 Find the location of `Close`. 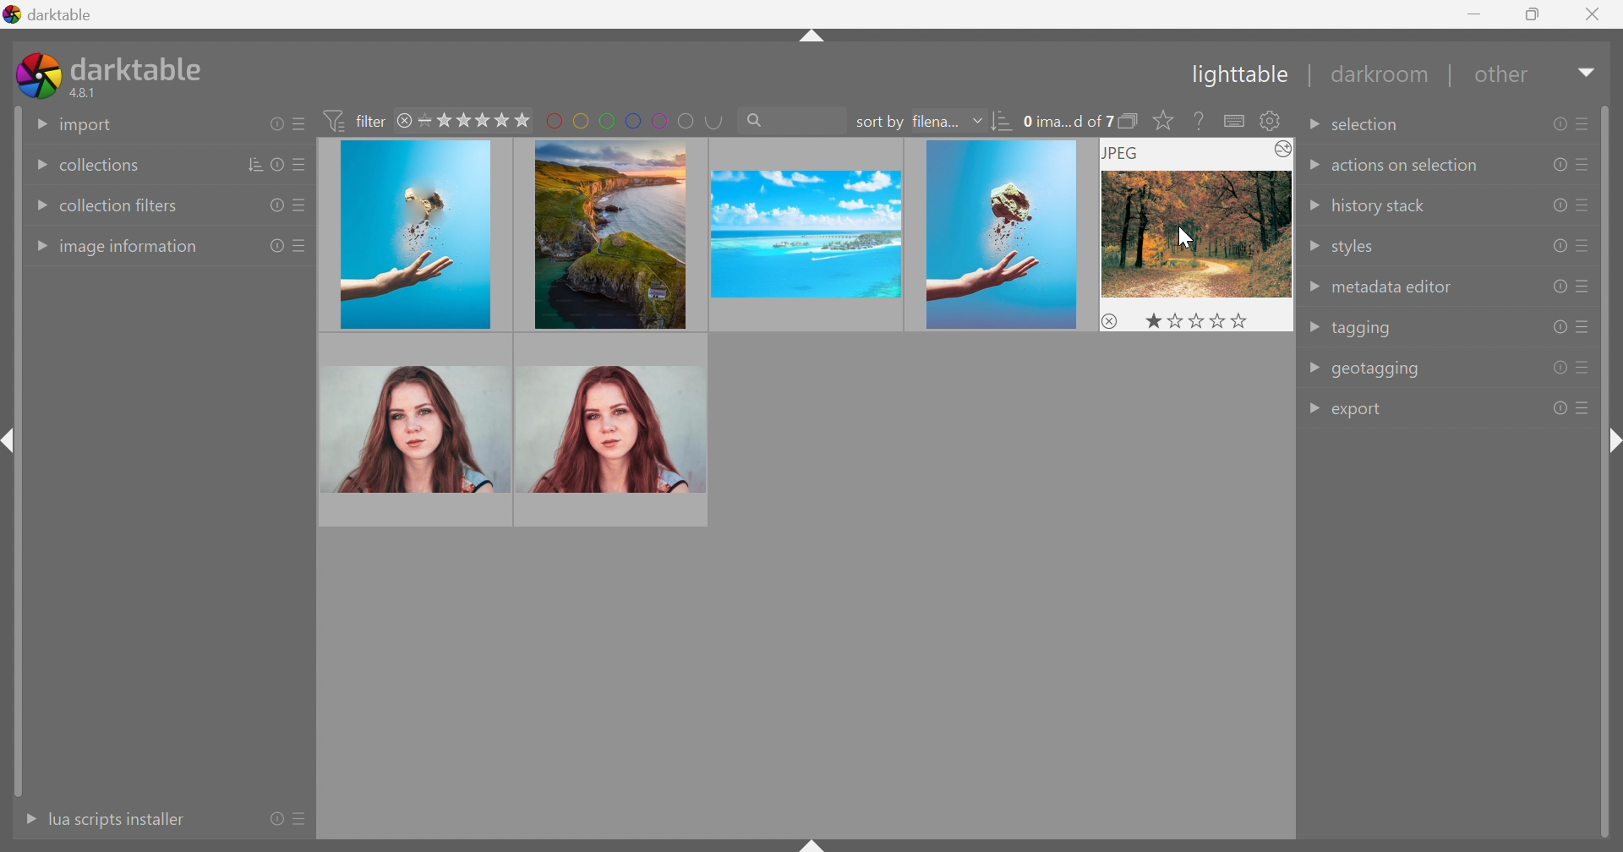

Close is located at coordinates (1593, 18).